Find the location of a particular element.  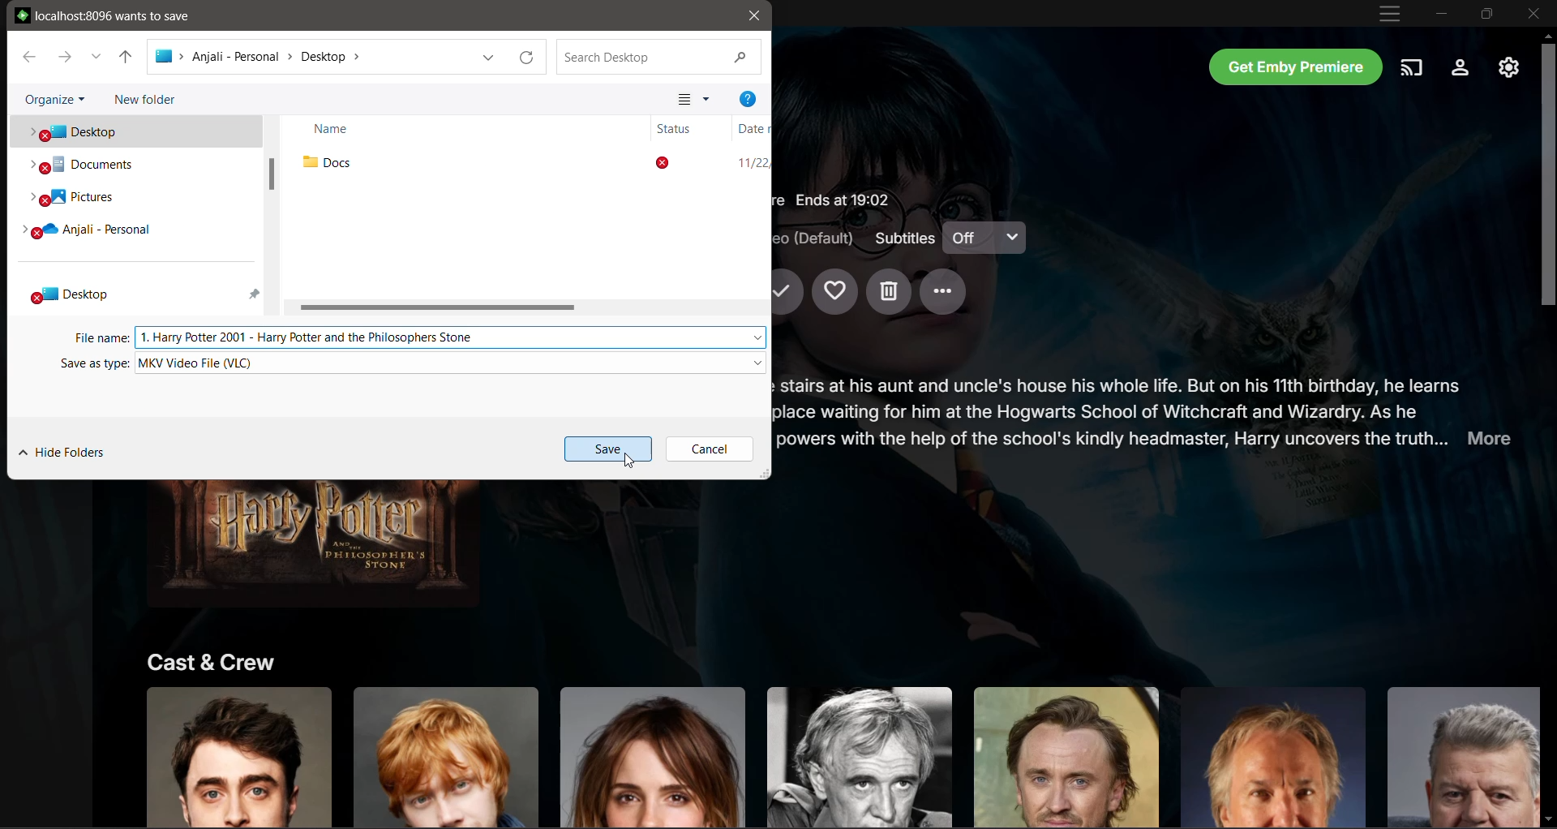

Selected Location Path is located at coordinates (308, 56).